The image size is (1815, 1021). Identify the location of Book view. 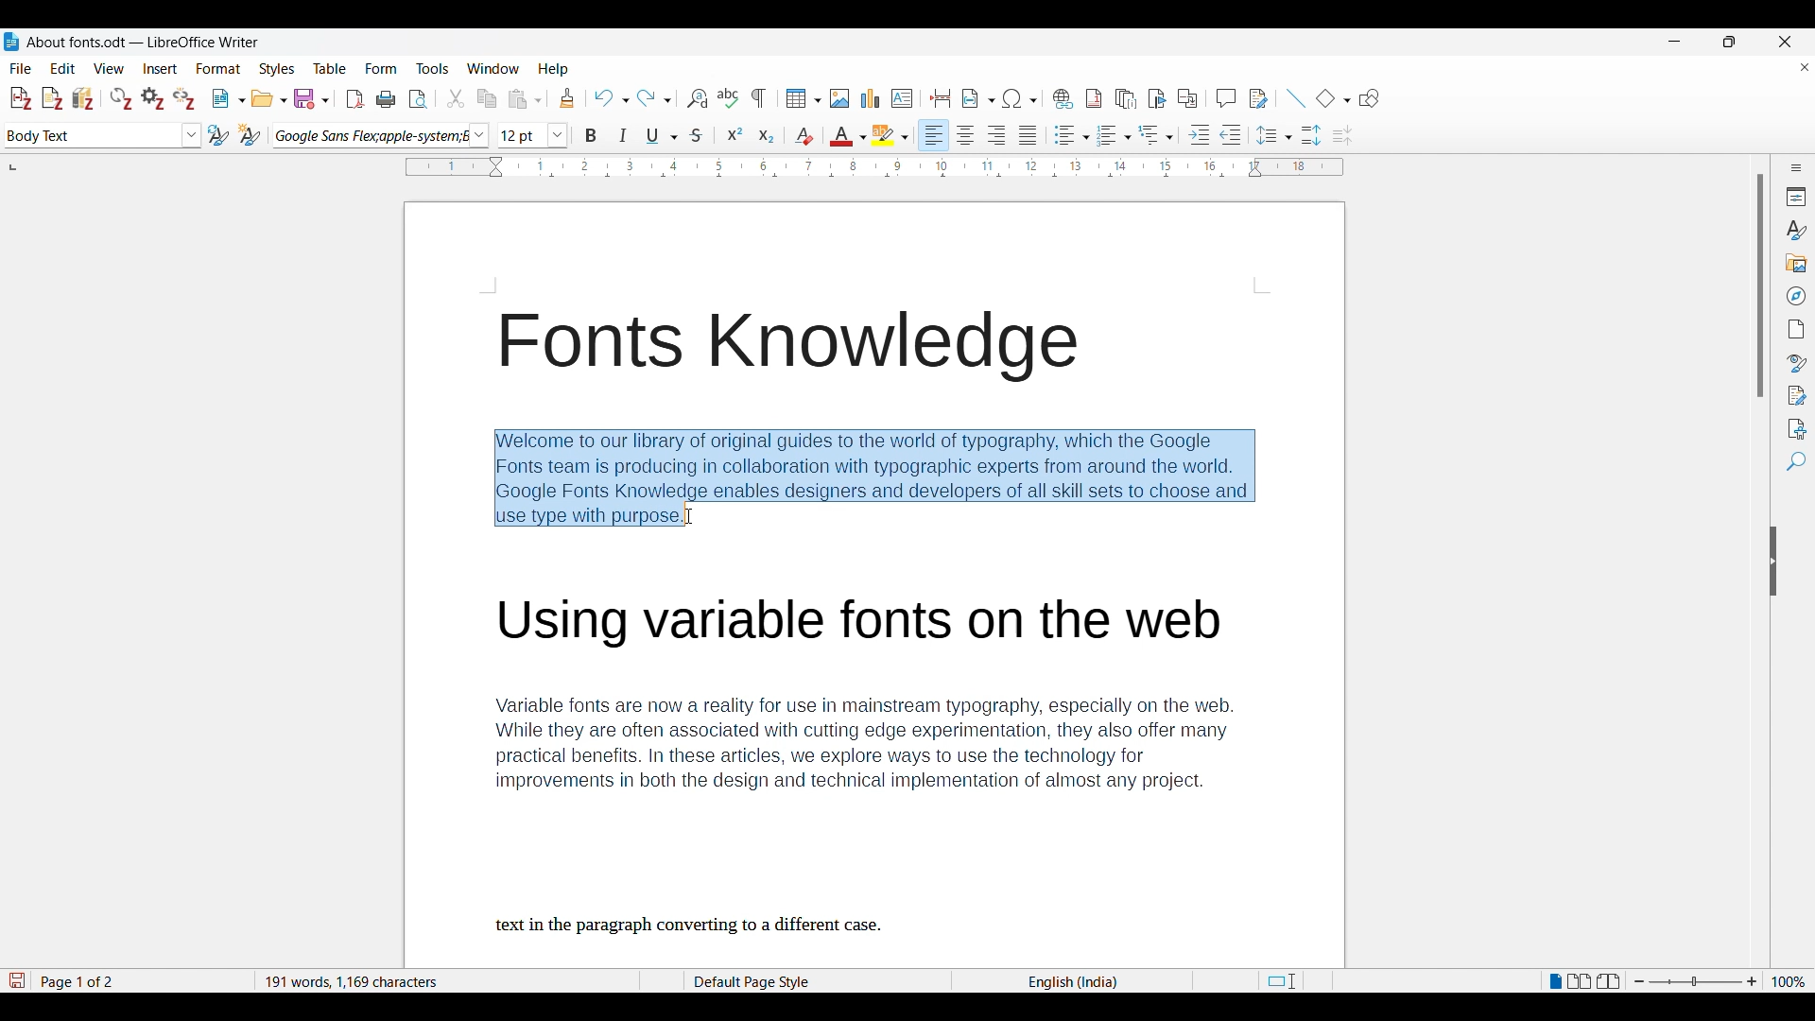
(1608, 980).